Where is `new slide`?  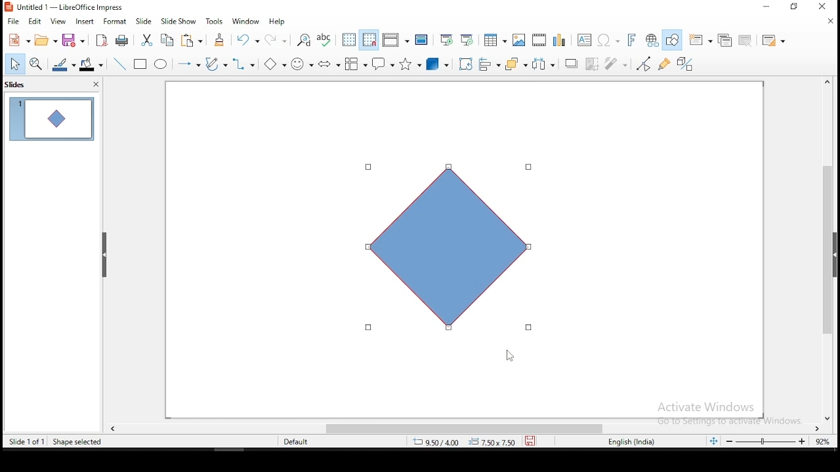
new slide is located at coordinates (700, 39).